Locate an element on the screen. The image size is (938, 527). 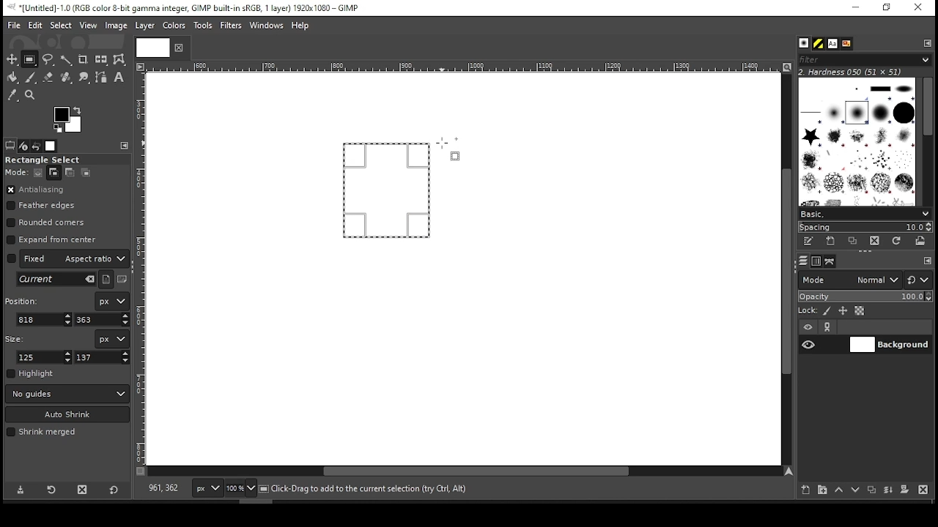
portrait is located at coordinates (107, 279).